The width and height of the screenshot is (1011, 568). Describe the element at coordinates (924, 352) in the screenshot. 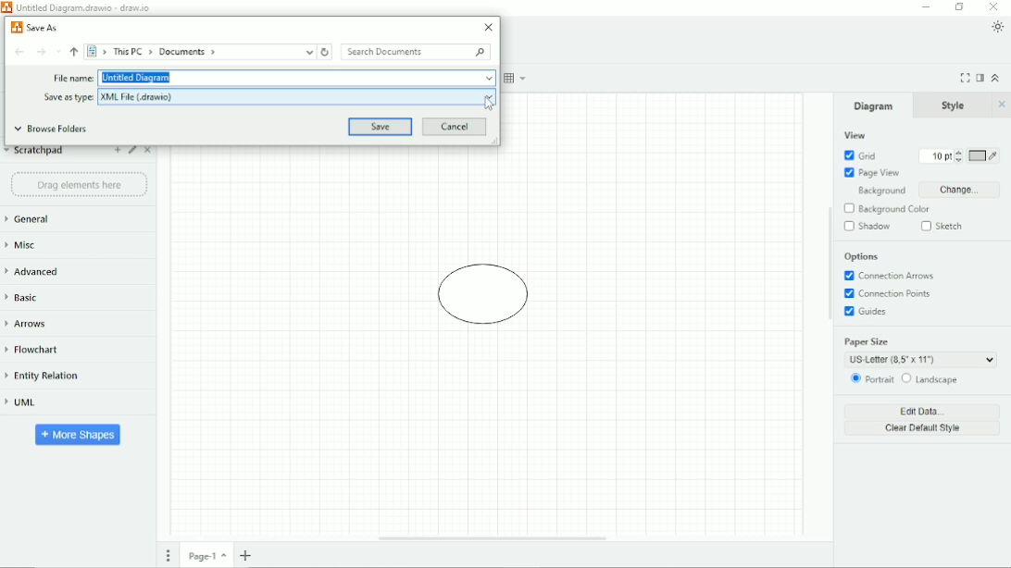

I see `Paper Size: US Letter (8.5' x 11')` at that location.